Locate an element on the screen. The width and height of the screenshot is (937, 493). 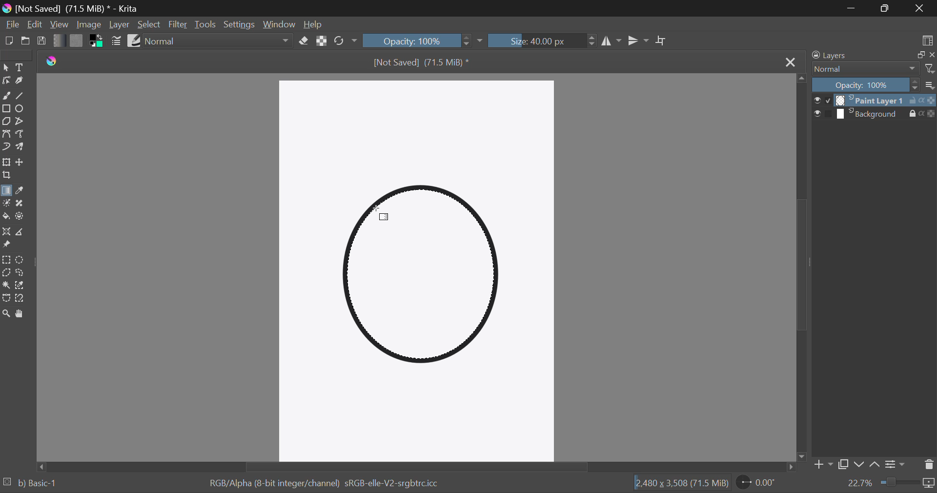
Pan is located at coordinates (22, 314).